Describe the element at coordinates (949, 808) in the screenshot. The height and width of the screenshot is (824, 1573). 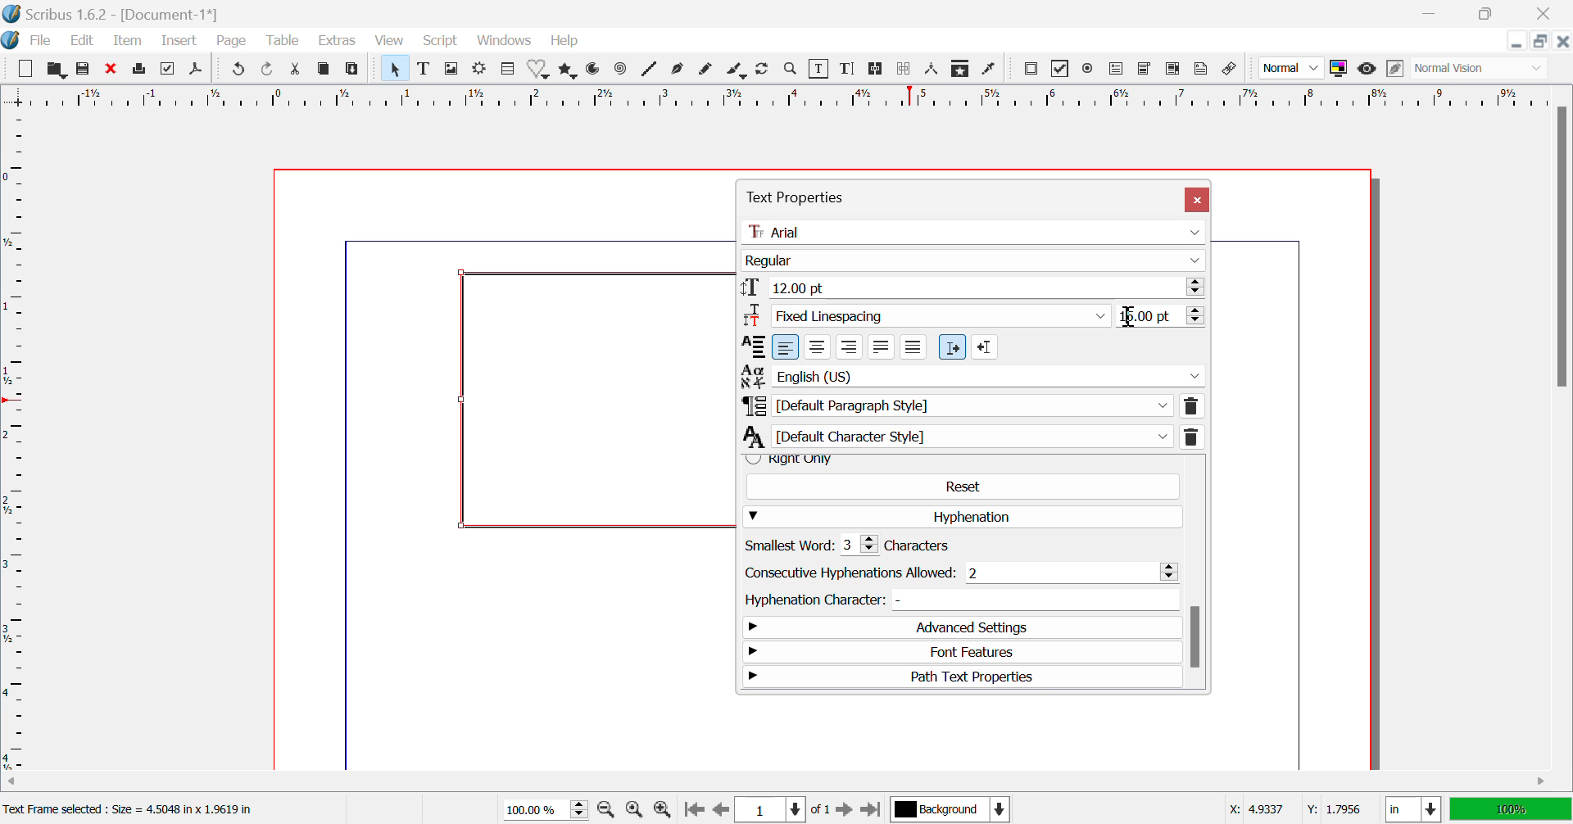
I see `Background` at that location.